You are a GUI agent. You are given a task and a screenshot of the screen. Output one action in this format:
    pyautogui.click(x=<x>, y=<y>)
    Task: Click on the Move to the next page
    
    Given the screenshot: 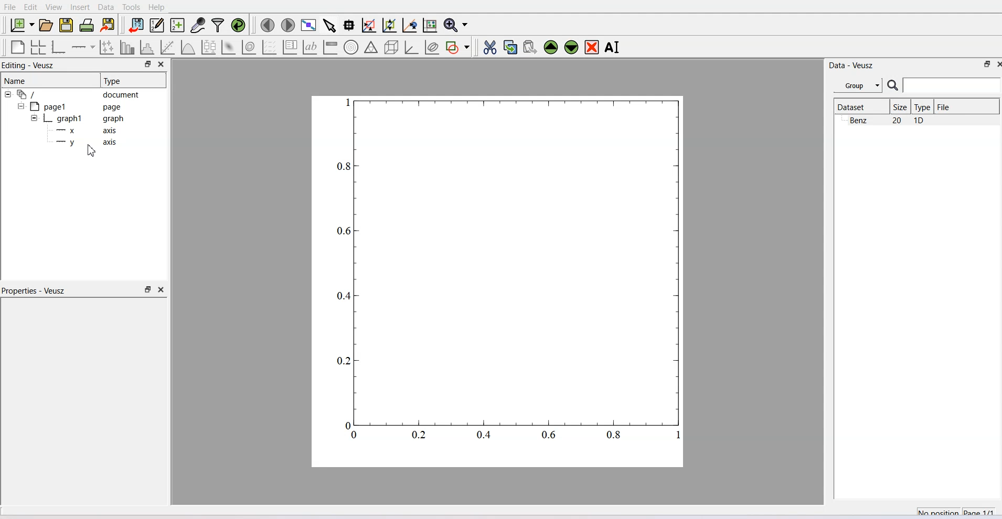 What is the action you would take?
    pyautogui.click(x=289, y=25)
    